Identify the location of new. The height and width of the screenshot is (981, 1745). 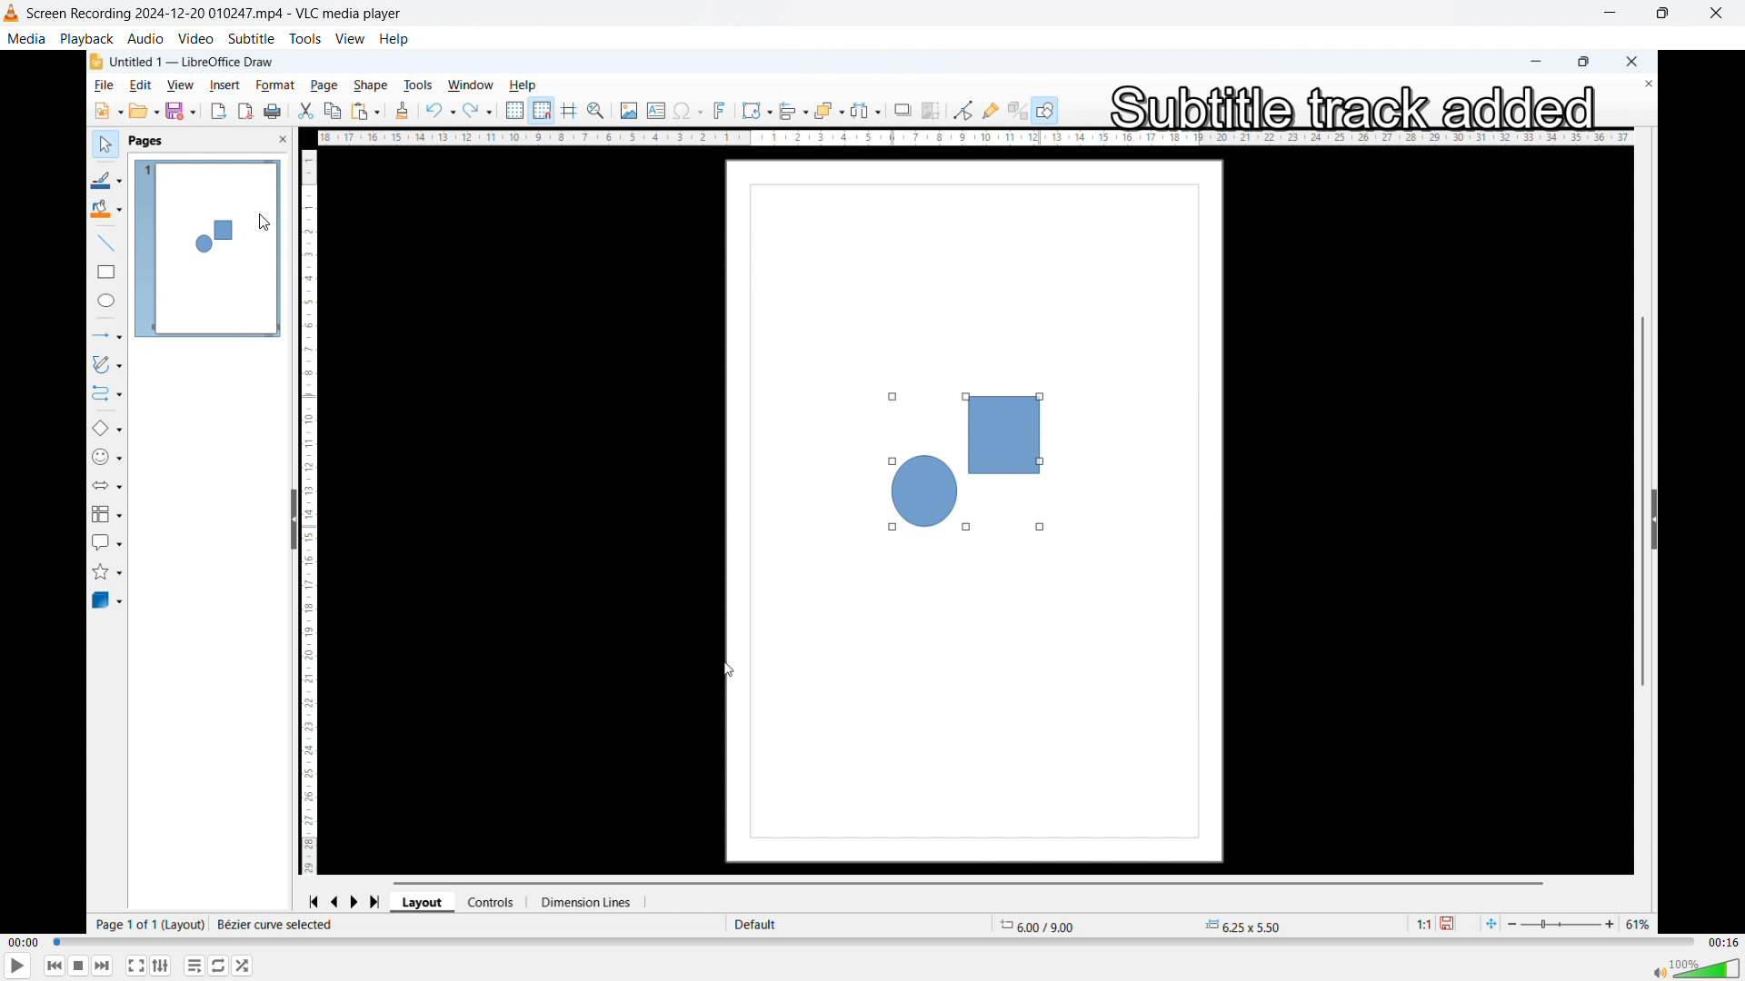
(105, 111).